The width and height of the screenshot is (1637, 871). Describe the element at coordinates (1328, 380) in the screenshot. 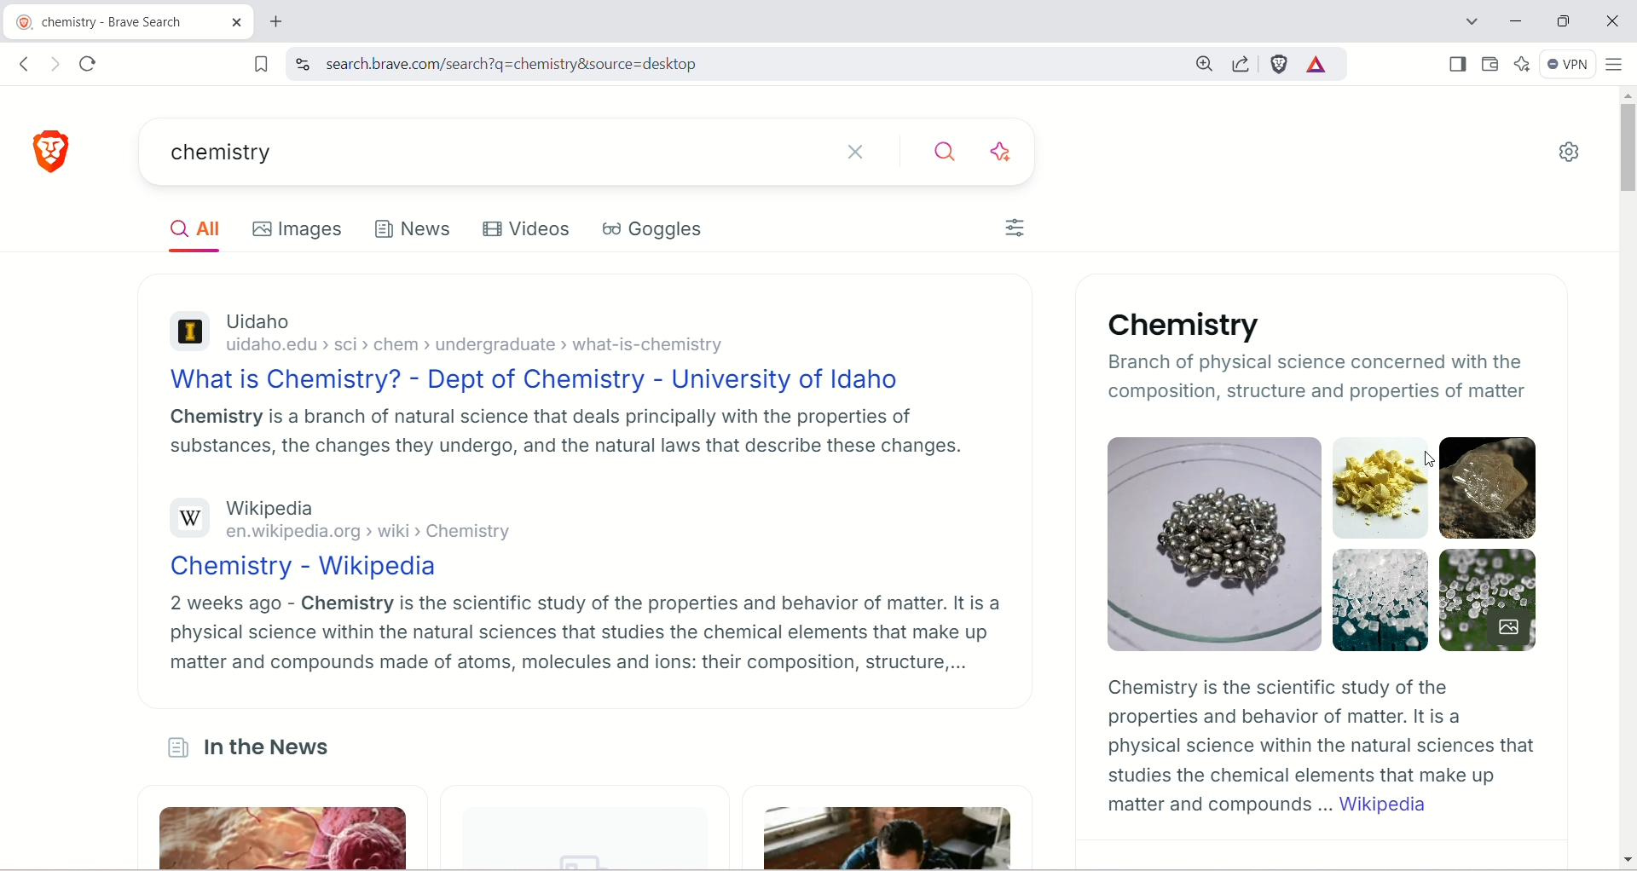

I see `Branch of physical science concerned with the
composition structure and properties of matter` at that location.